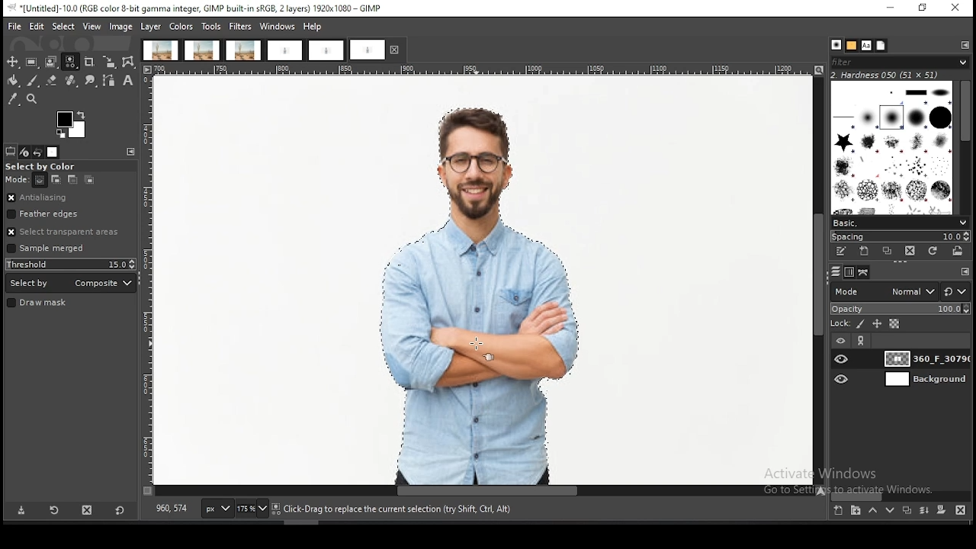  I want to click on delete brush, so click(910, 252).